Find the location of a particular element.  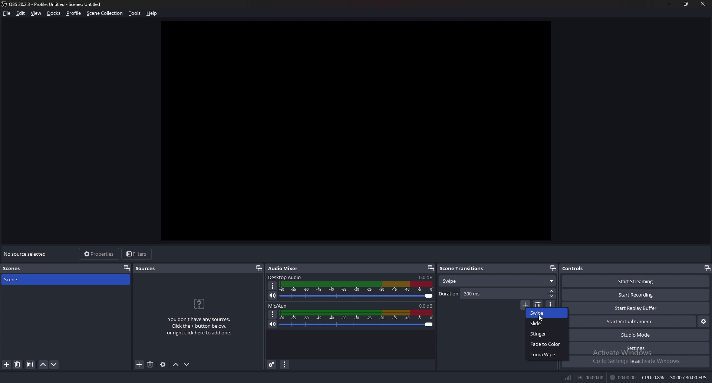

move up is located at coordinates (176, 365).